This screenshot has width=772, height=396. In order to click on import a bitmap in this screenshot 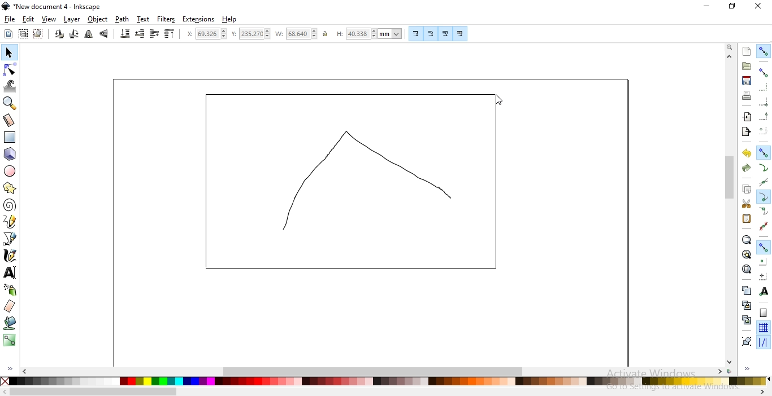, I will do `click(747, 117)`.